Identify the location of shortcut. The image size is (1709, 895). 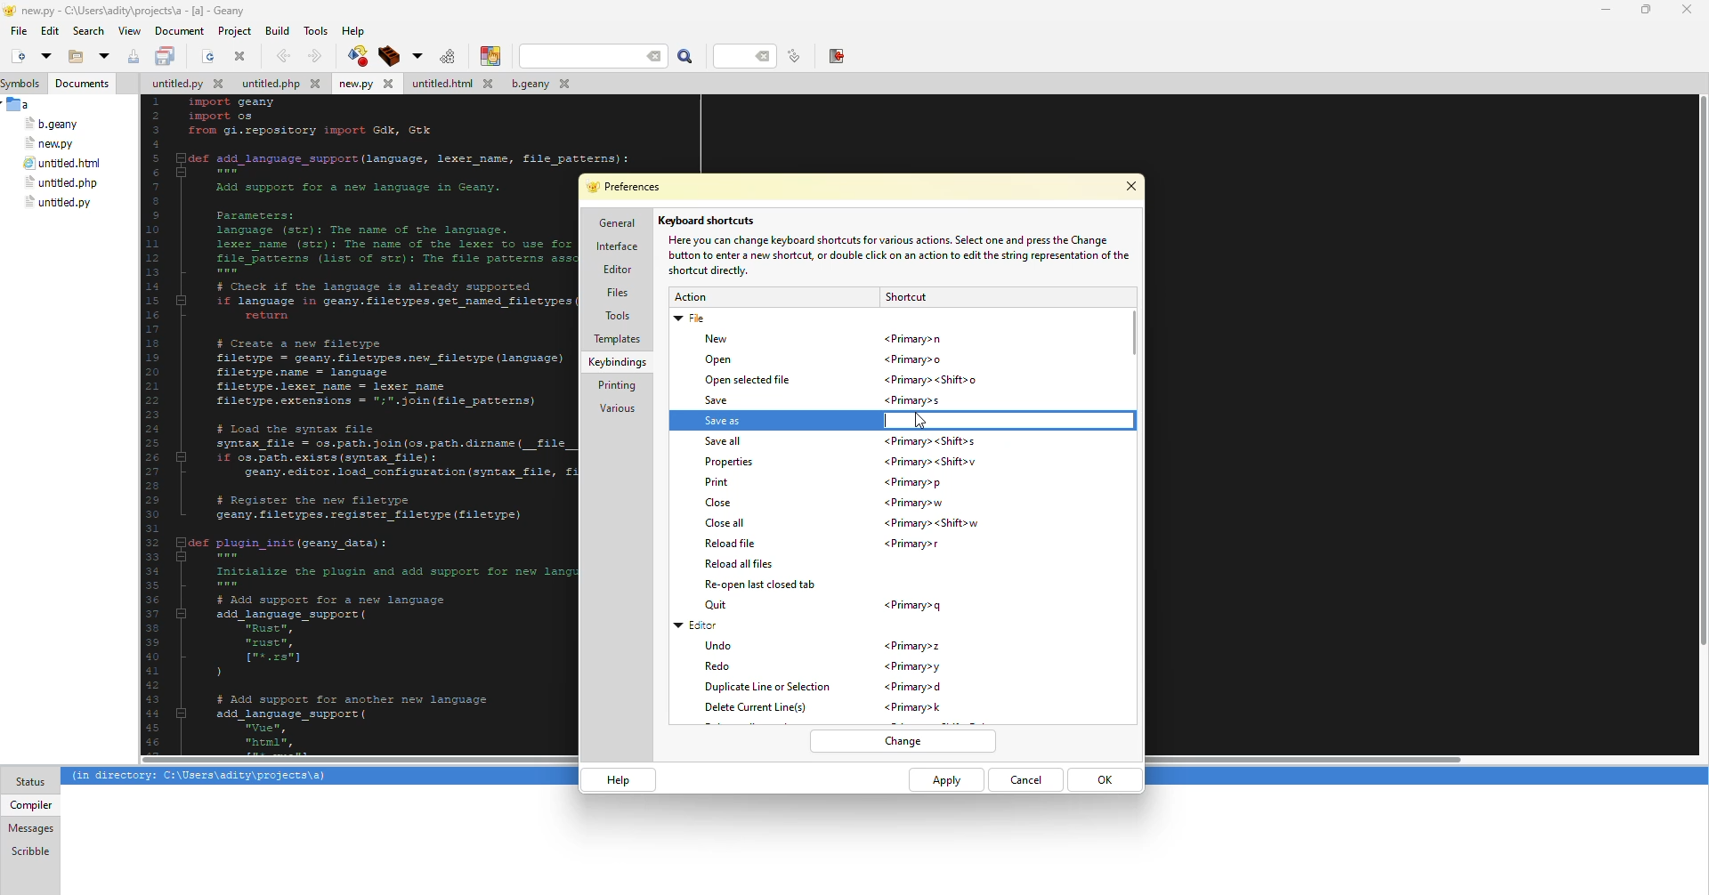
(932, 523).